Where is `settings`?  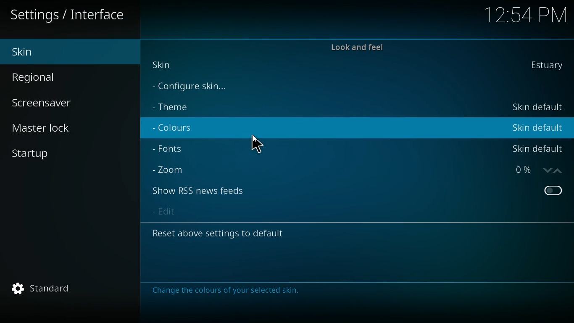 settings is located at coordinates (70, 16).